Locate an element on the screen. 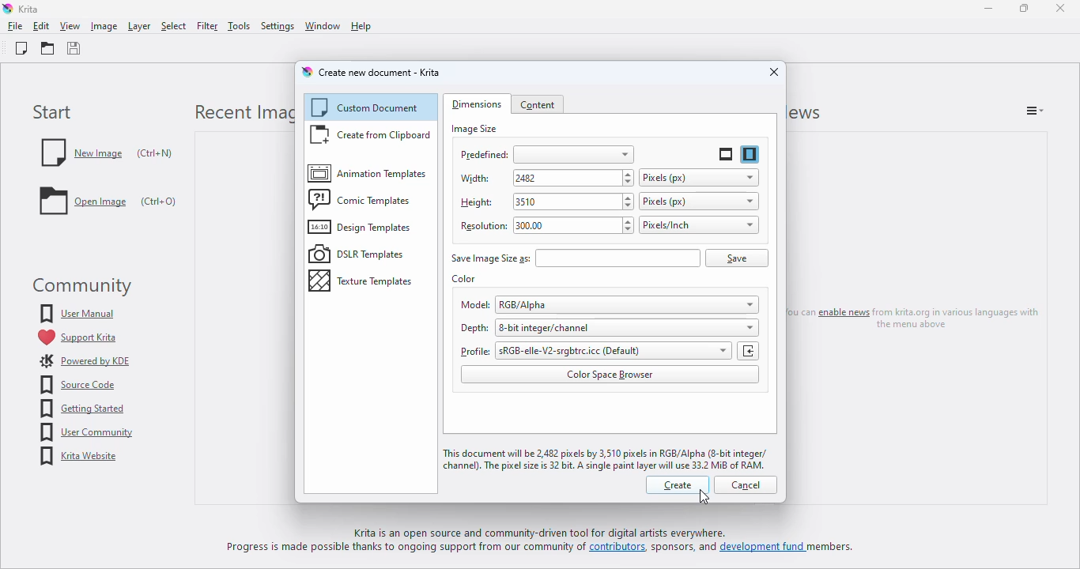 The width and height of the screenshot is (1080, 569). Progress is made possible thanks to ongoing support from our community of is located at coordinates (407, 549).